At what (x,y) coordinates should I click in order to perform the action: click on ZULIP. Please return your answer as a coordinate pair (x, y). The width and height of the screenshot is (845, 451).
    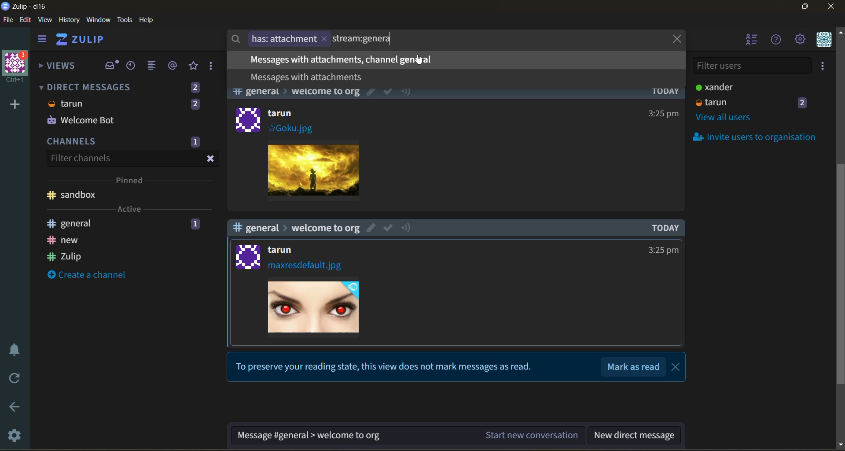
    Looking at the image, I should click on (81, 39).